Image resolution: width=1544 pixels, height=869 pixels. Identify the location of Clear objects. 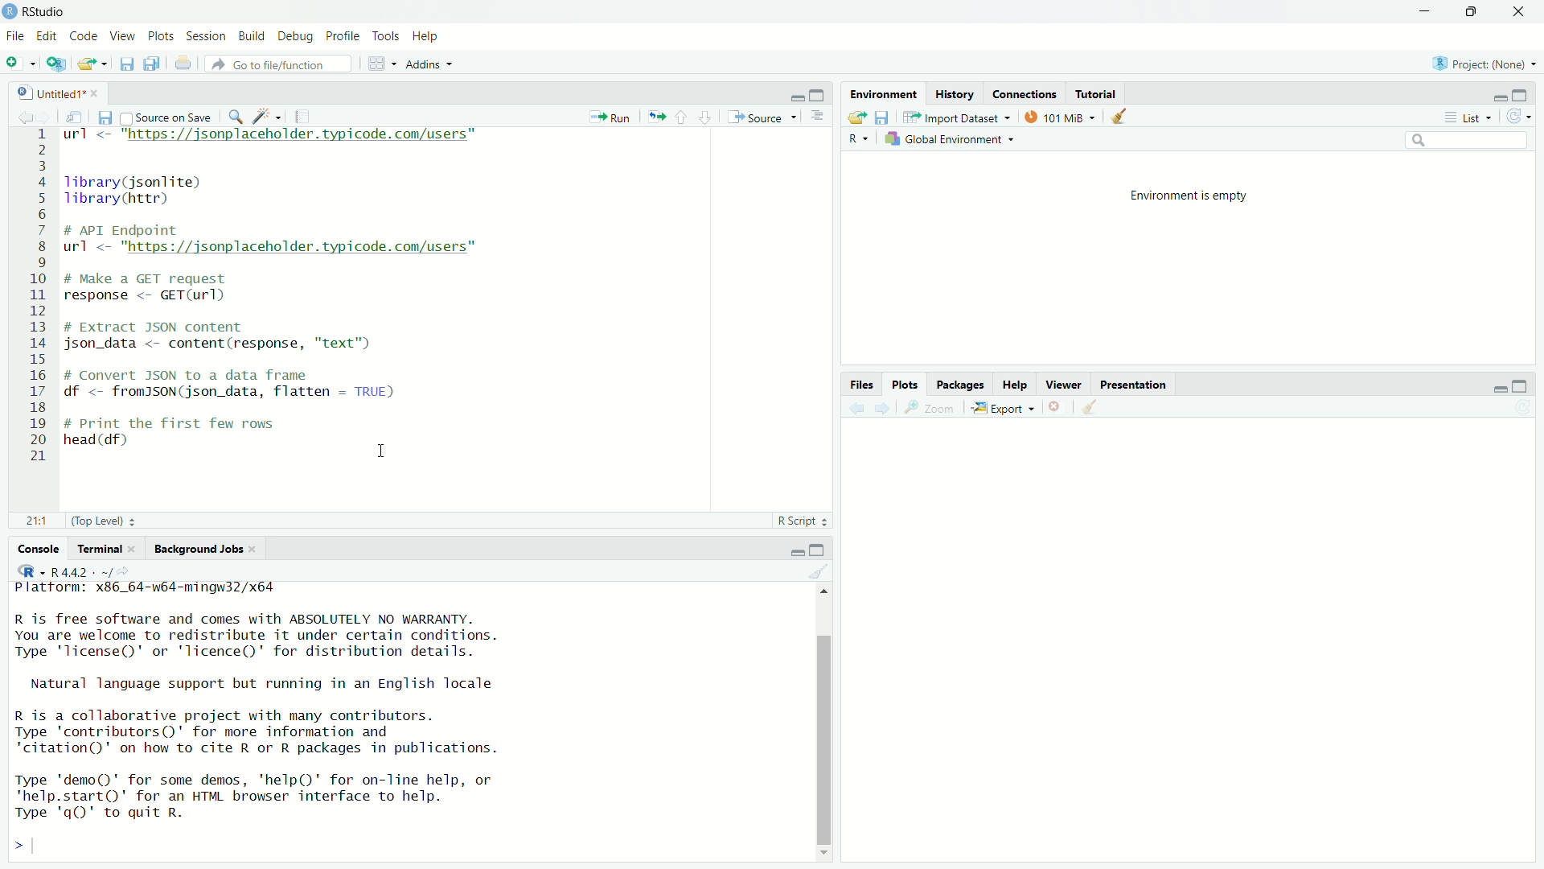
(1123, 117).